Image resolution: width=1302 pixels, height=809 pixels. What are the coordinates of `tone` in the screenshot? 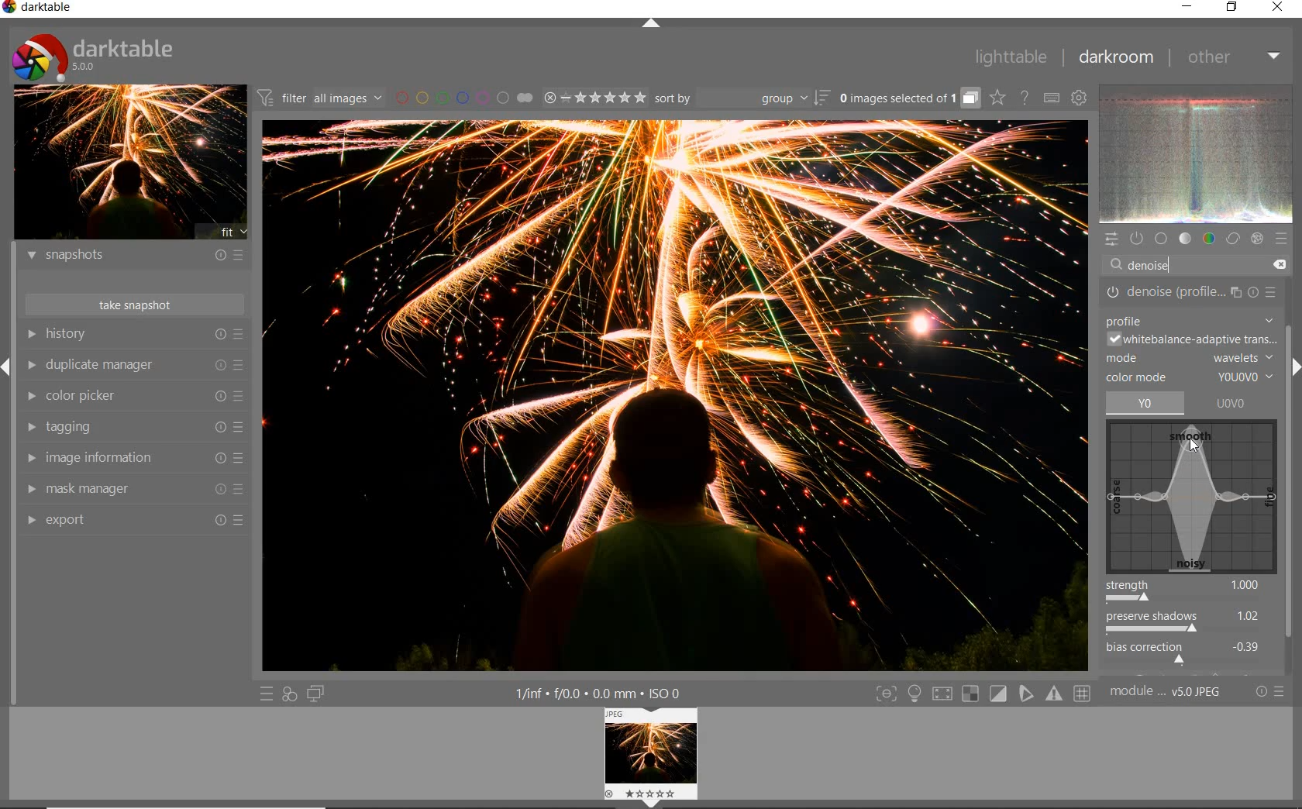 It's located at (1187, 239).